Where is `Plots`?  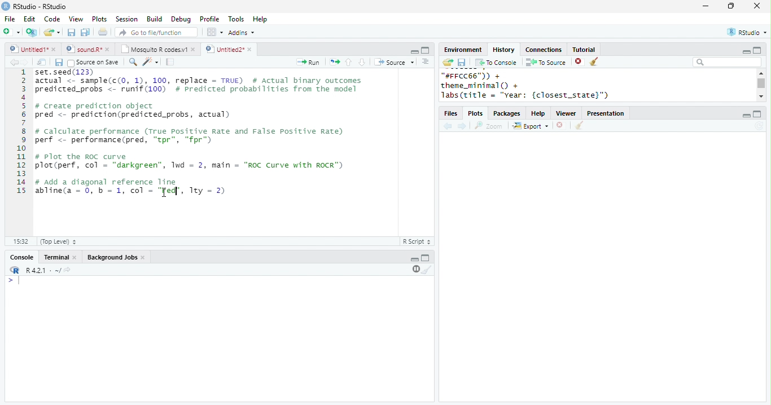
Plots is located at coordinates (476, 114).